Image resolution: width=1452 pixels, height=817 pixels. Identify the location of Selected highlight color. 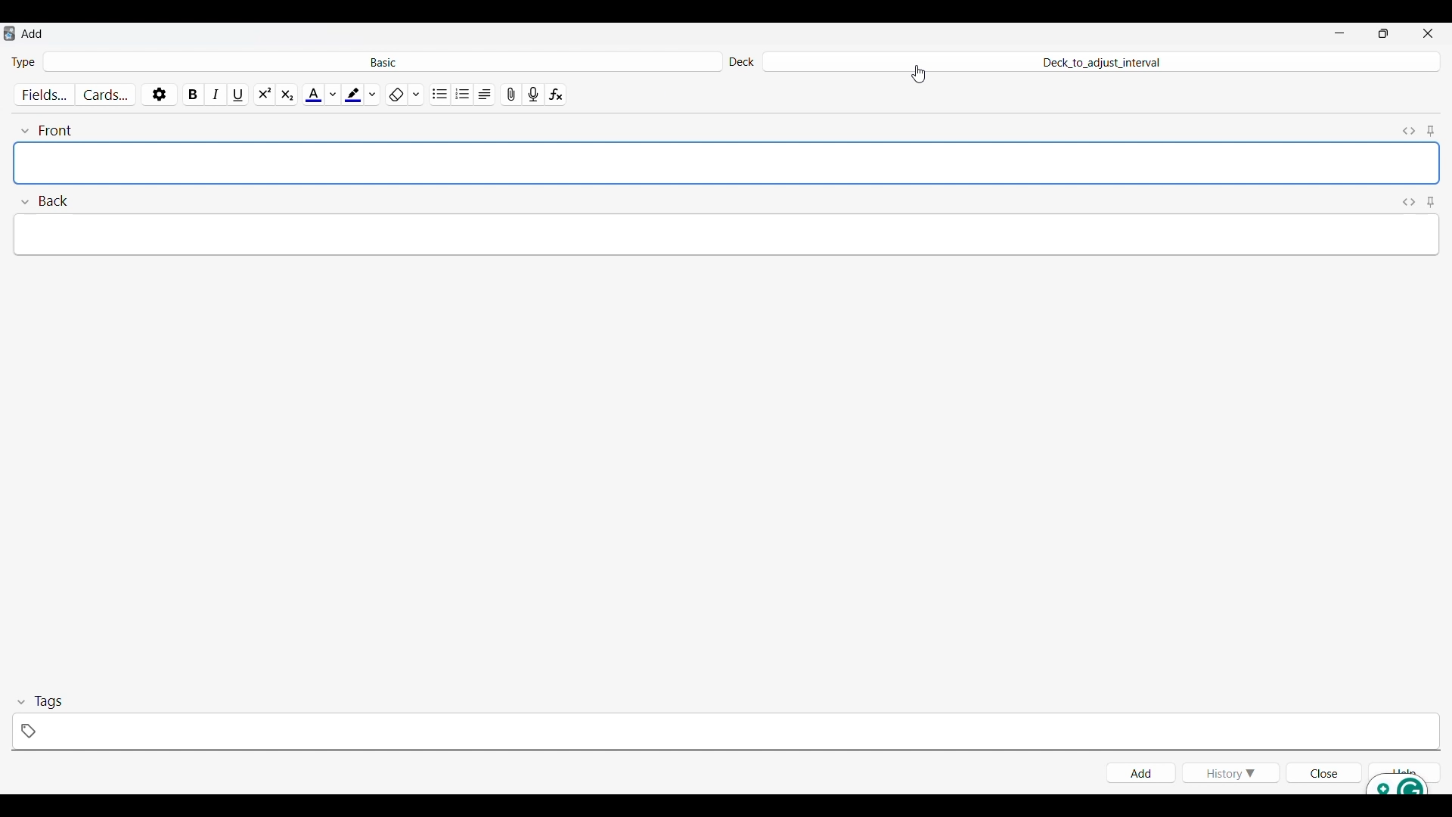
(352, 94).